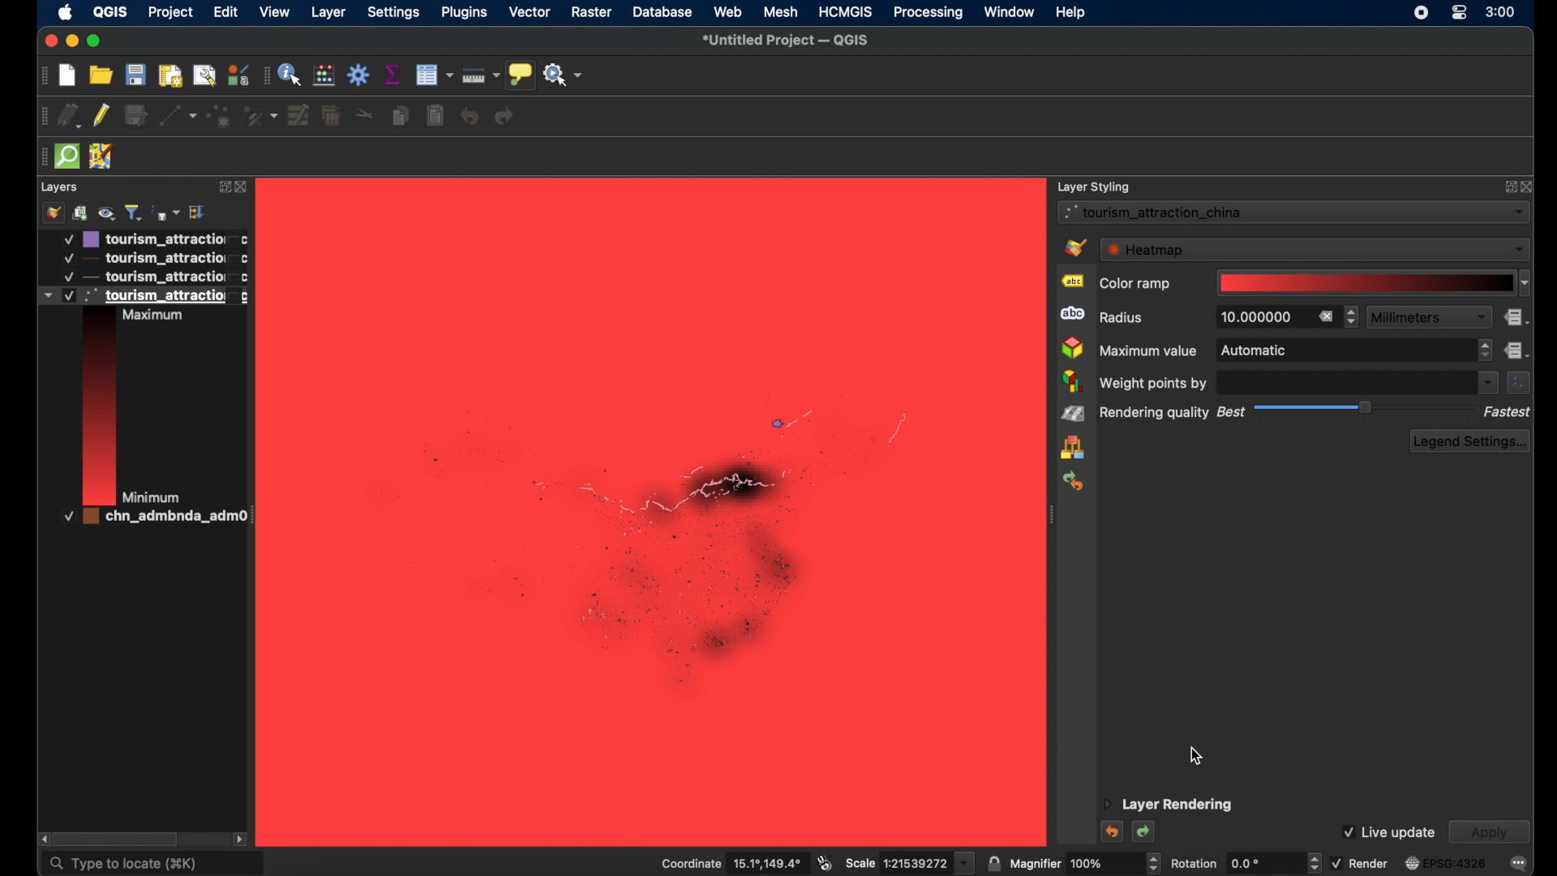 The width and height of the screenshot is (1557, 876). Describe the element at coordinates (70, 116) in the screenshot. I see `current edits` at that location.